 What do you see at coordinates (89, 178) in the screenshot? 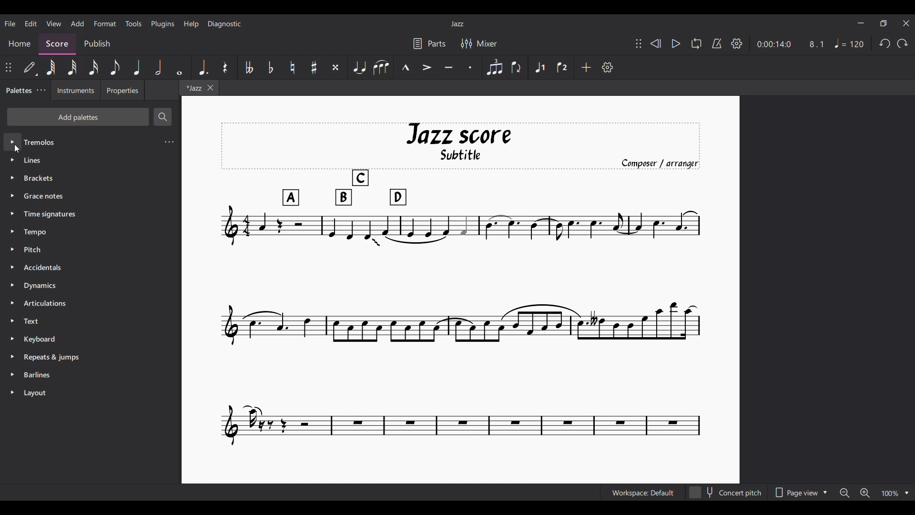
I see `Brackets` at bounding box center [89, 178].